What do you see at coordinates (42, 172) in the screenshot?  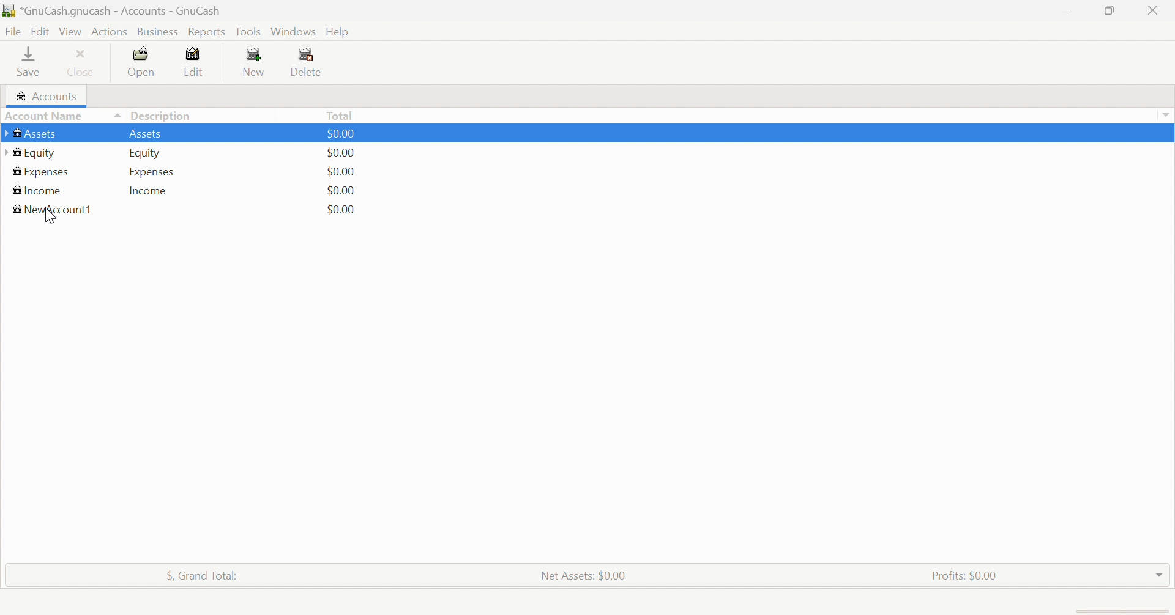 I see `Expenses` at bounding box center [42, 172].